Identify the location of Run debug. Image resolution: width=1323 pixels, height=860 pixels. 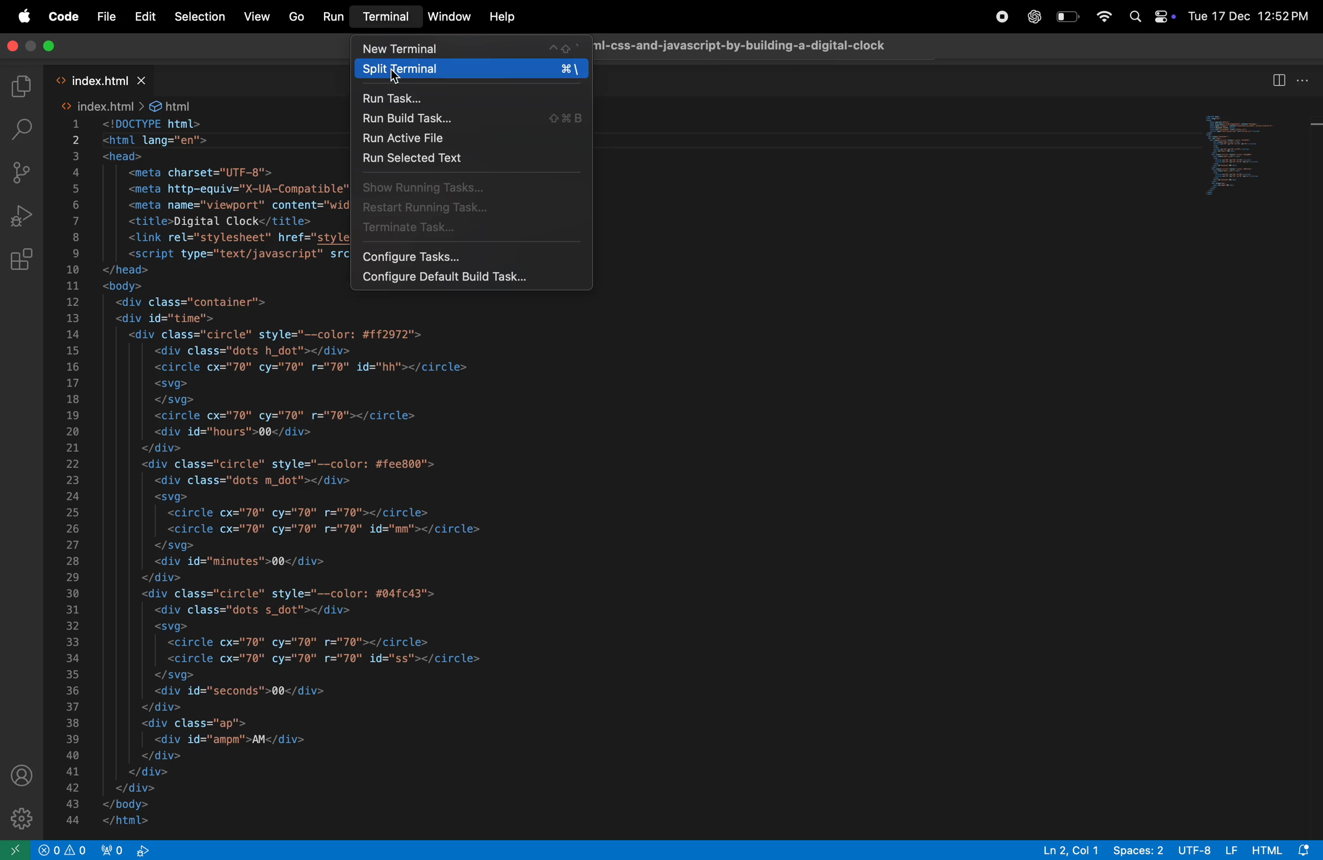
(24, 214).